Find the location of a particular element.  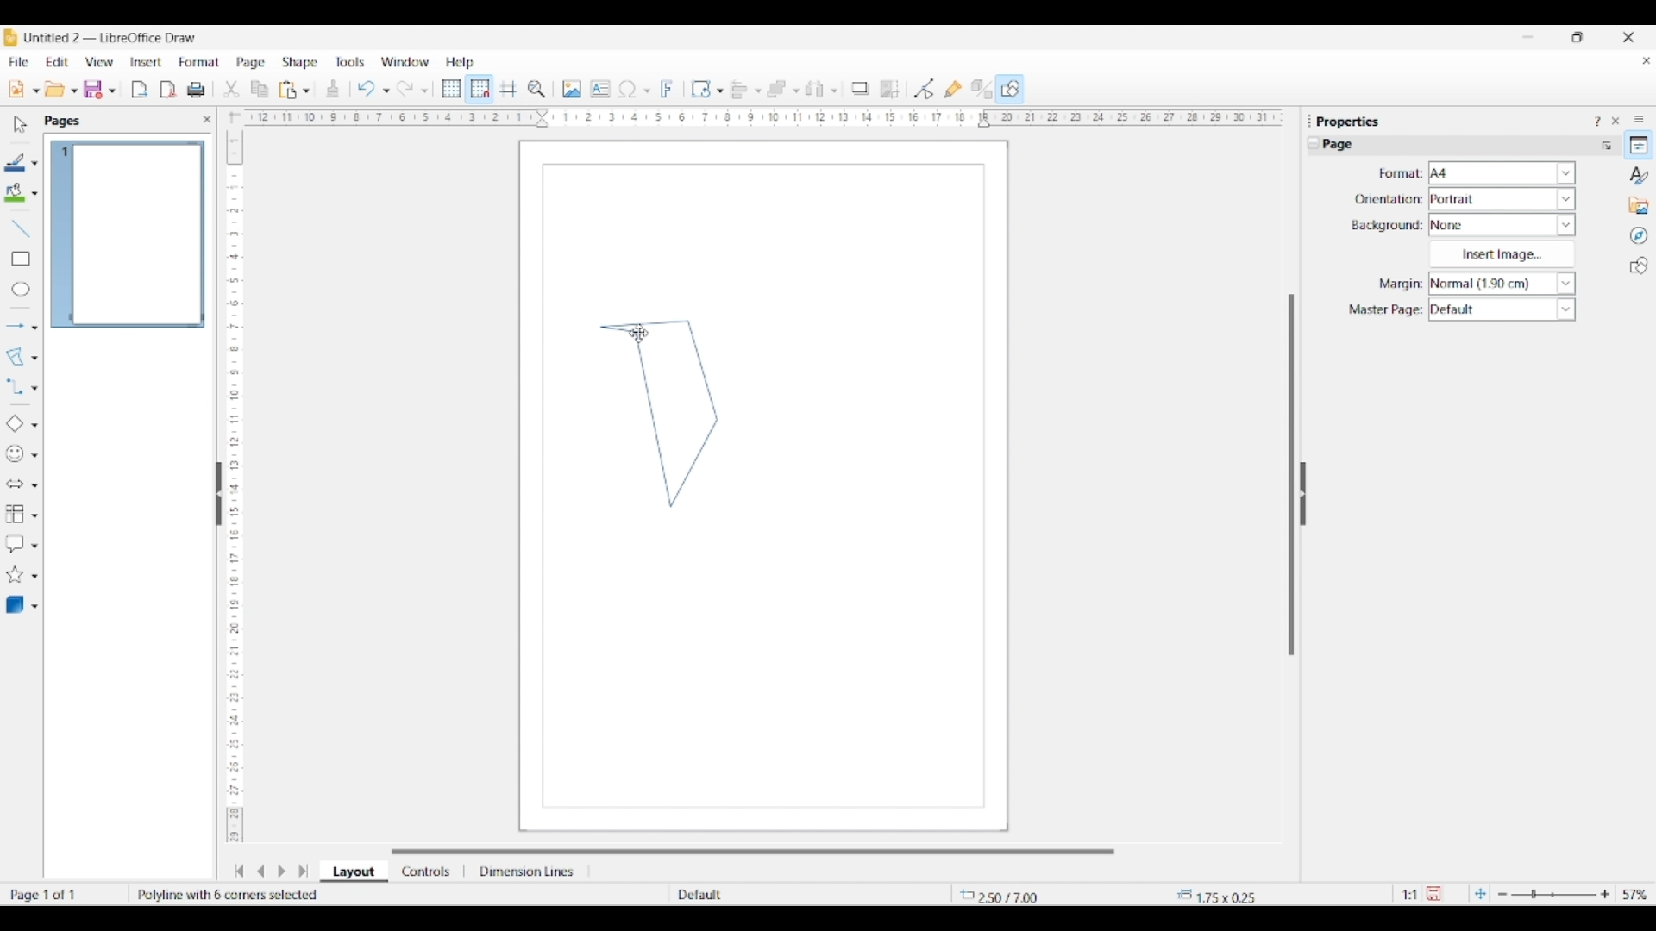

Save options is located at coordinates (112, 91).